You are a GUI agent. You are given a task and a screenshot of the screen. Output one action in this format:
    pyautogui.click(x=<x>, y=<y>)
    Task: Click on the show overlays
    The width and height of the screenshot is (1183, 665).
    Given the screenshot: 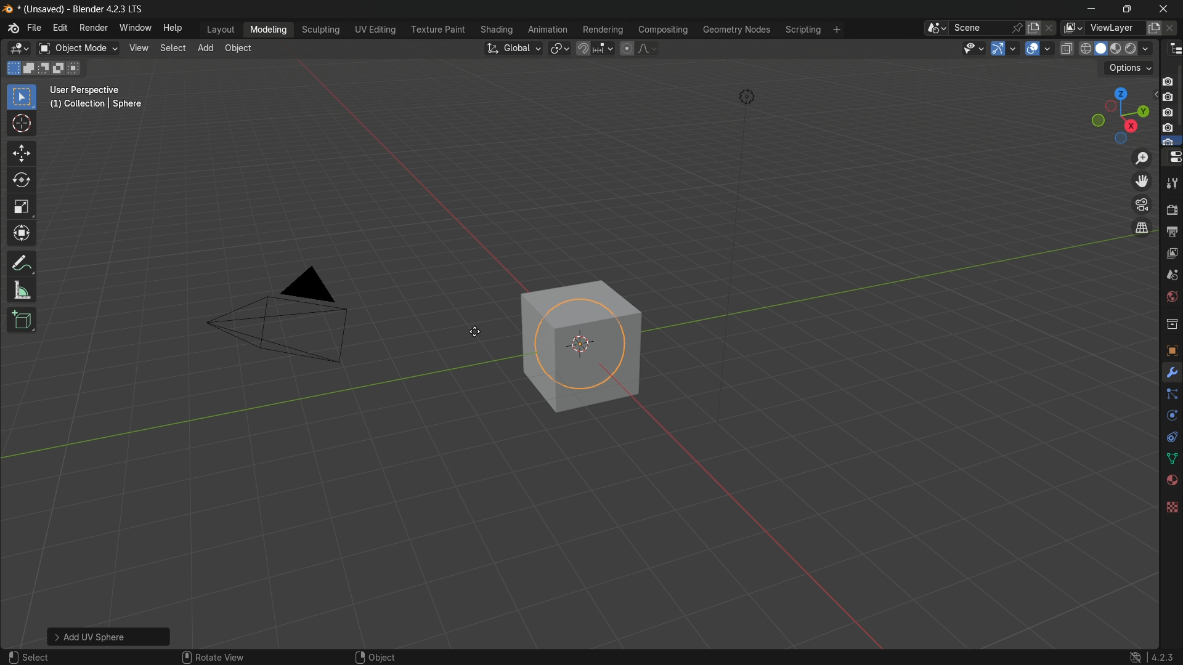 What is the action you would take?
    pyautogui.click(x=1049, y=49)
    